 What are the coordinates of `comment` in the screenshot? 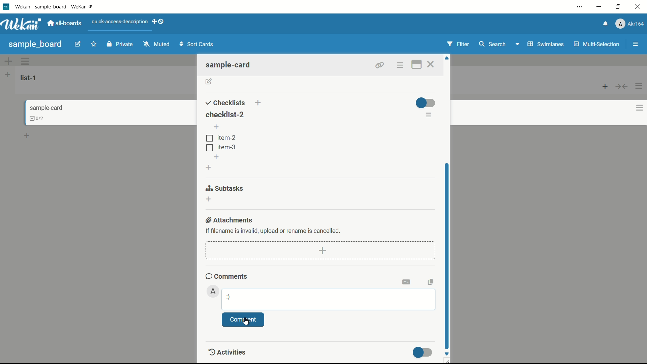 It's located at (243, 320).